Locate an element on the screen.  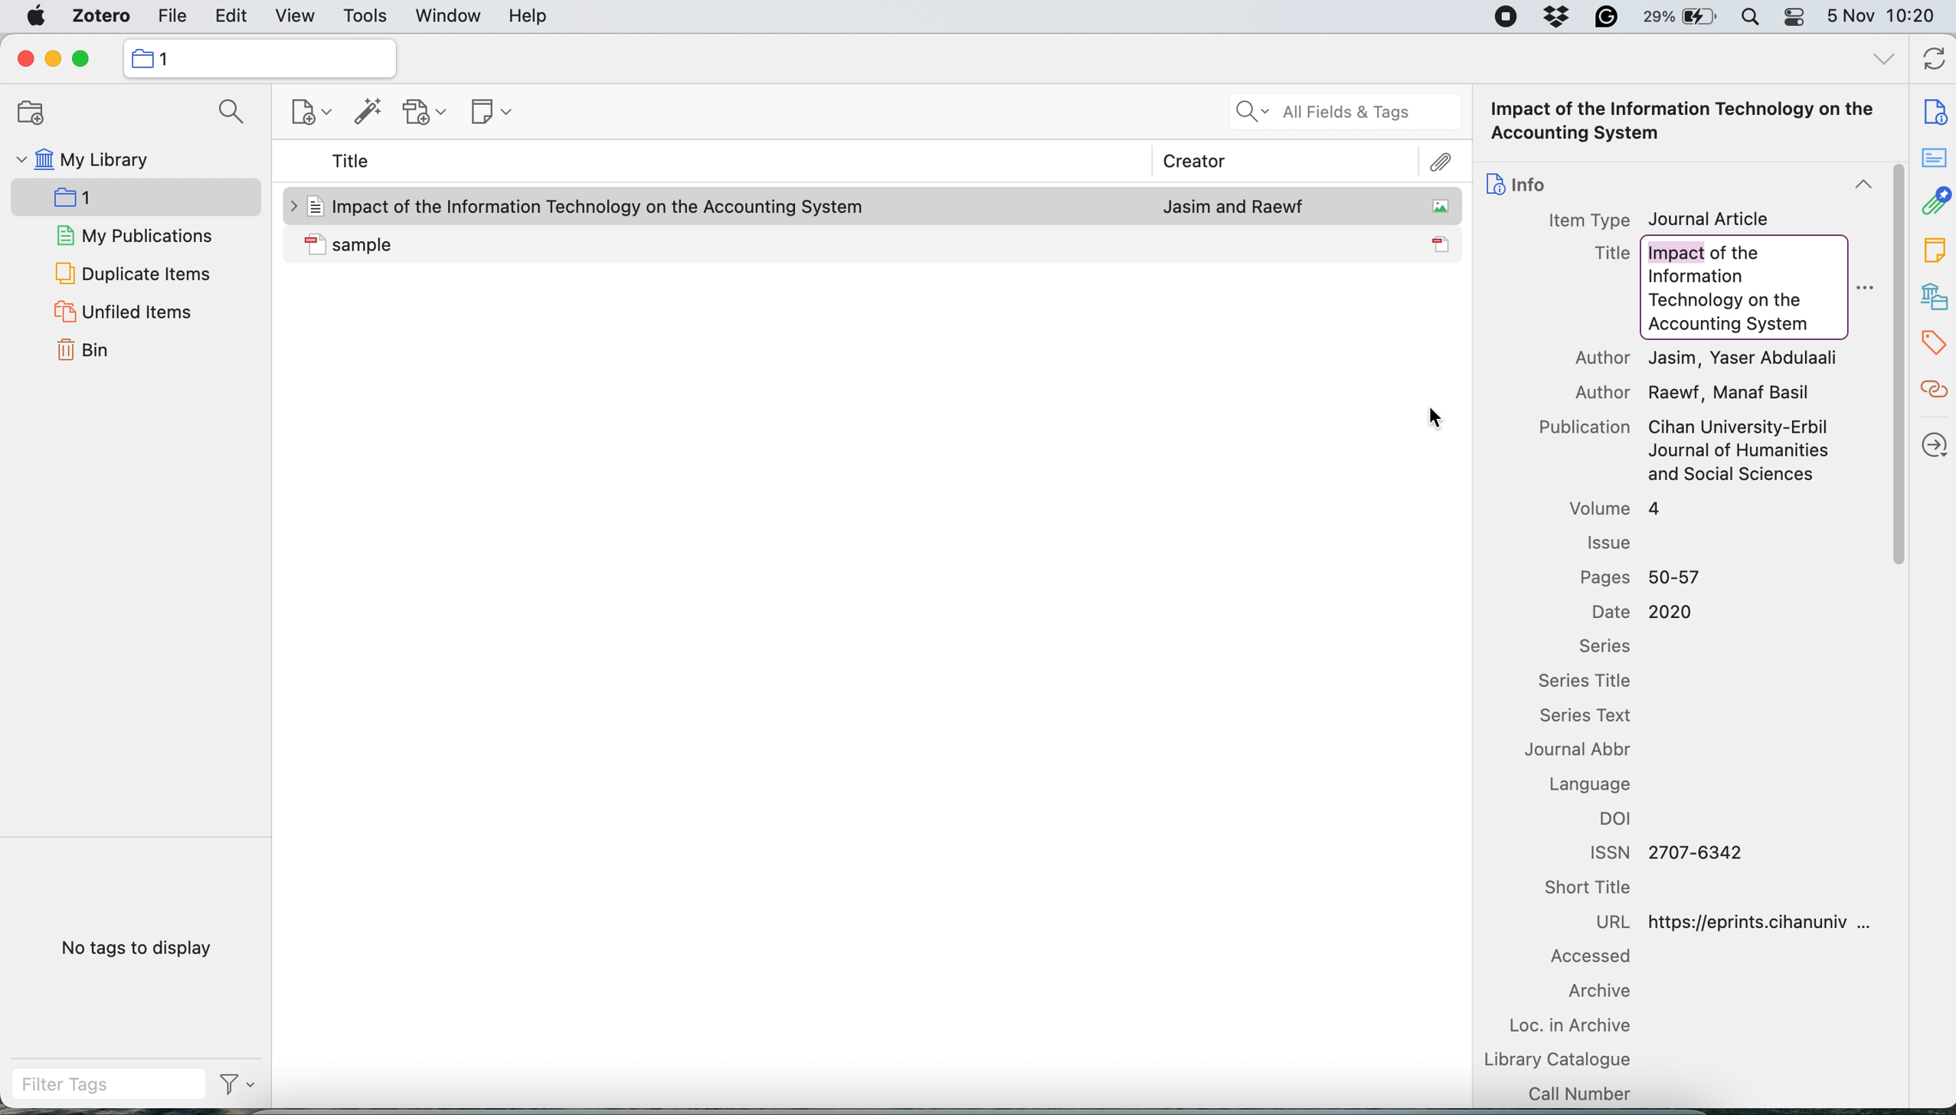
creator is located at coordinates (1195, 160).